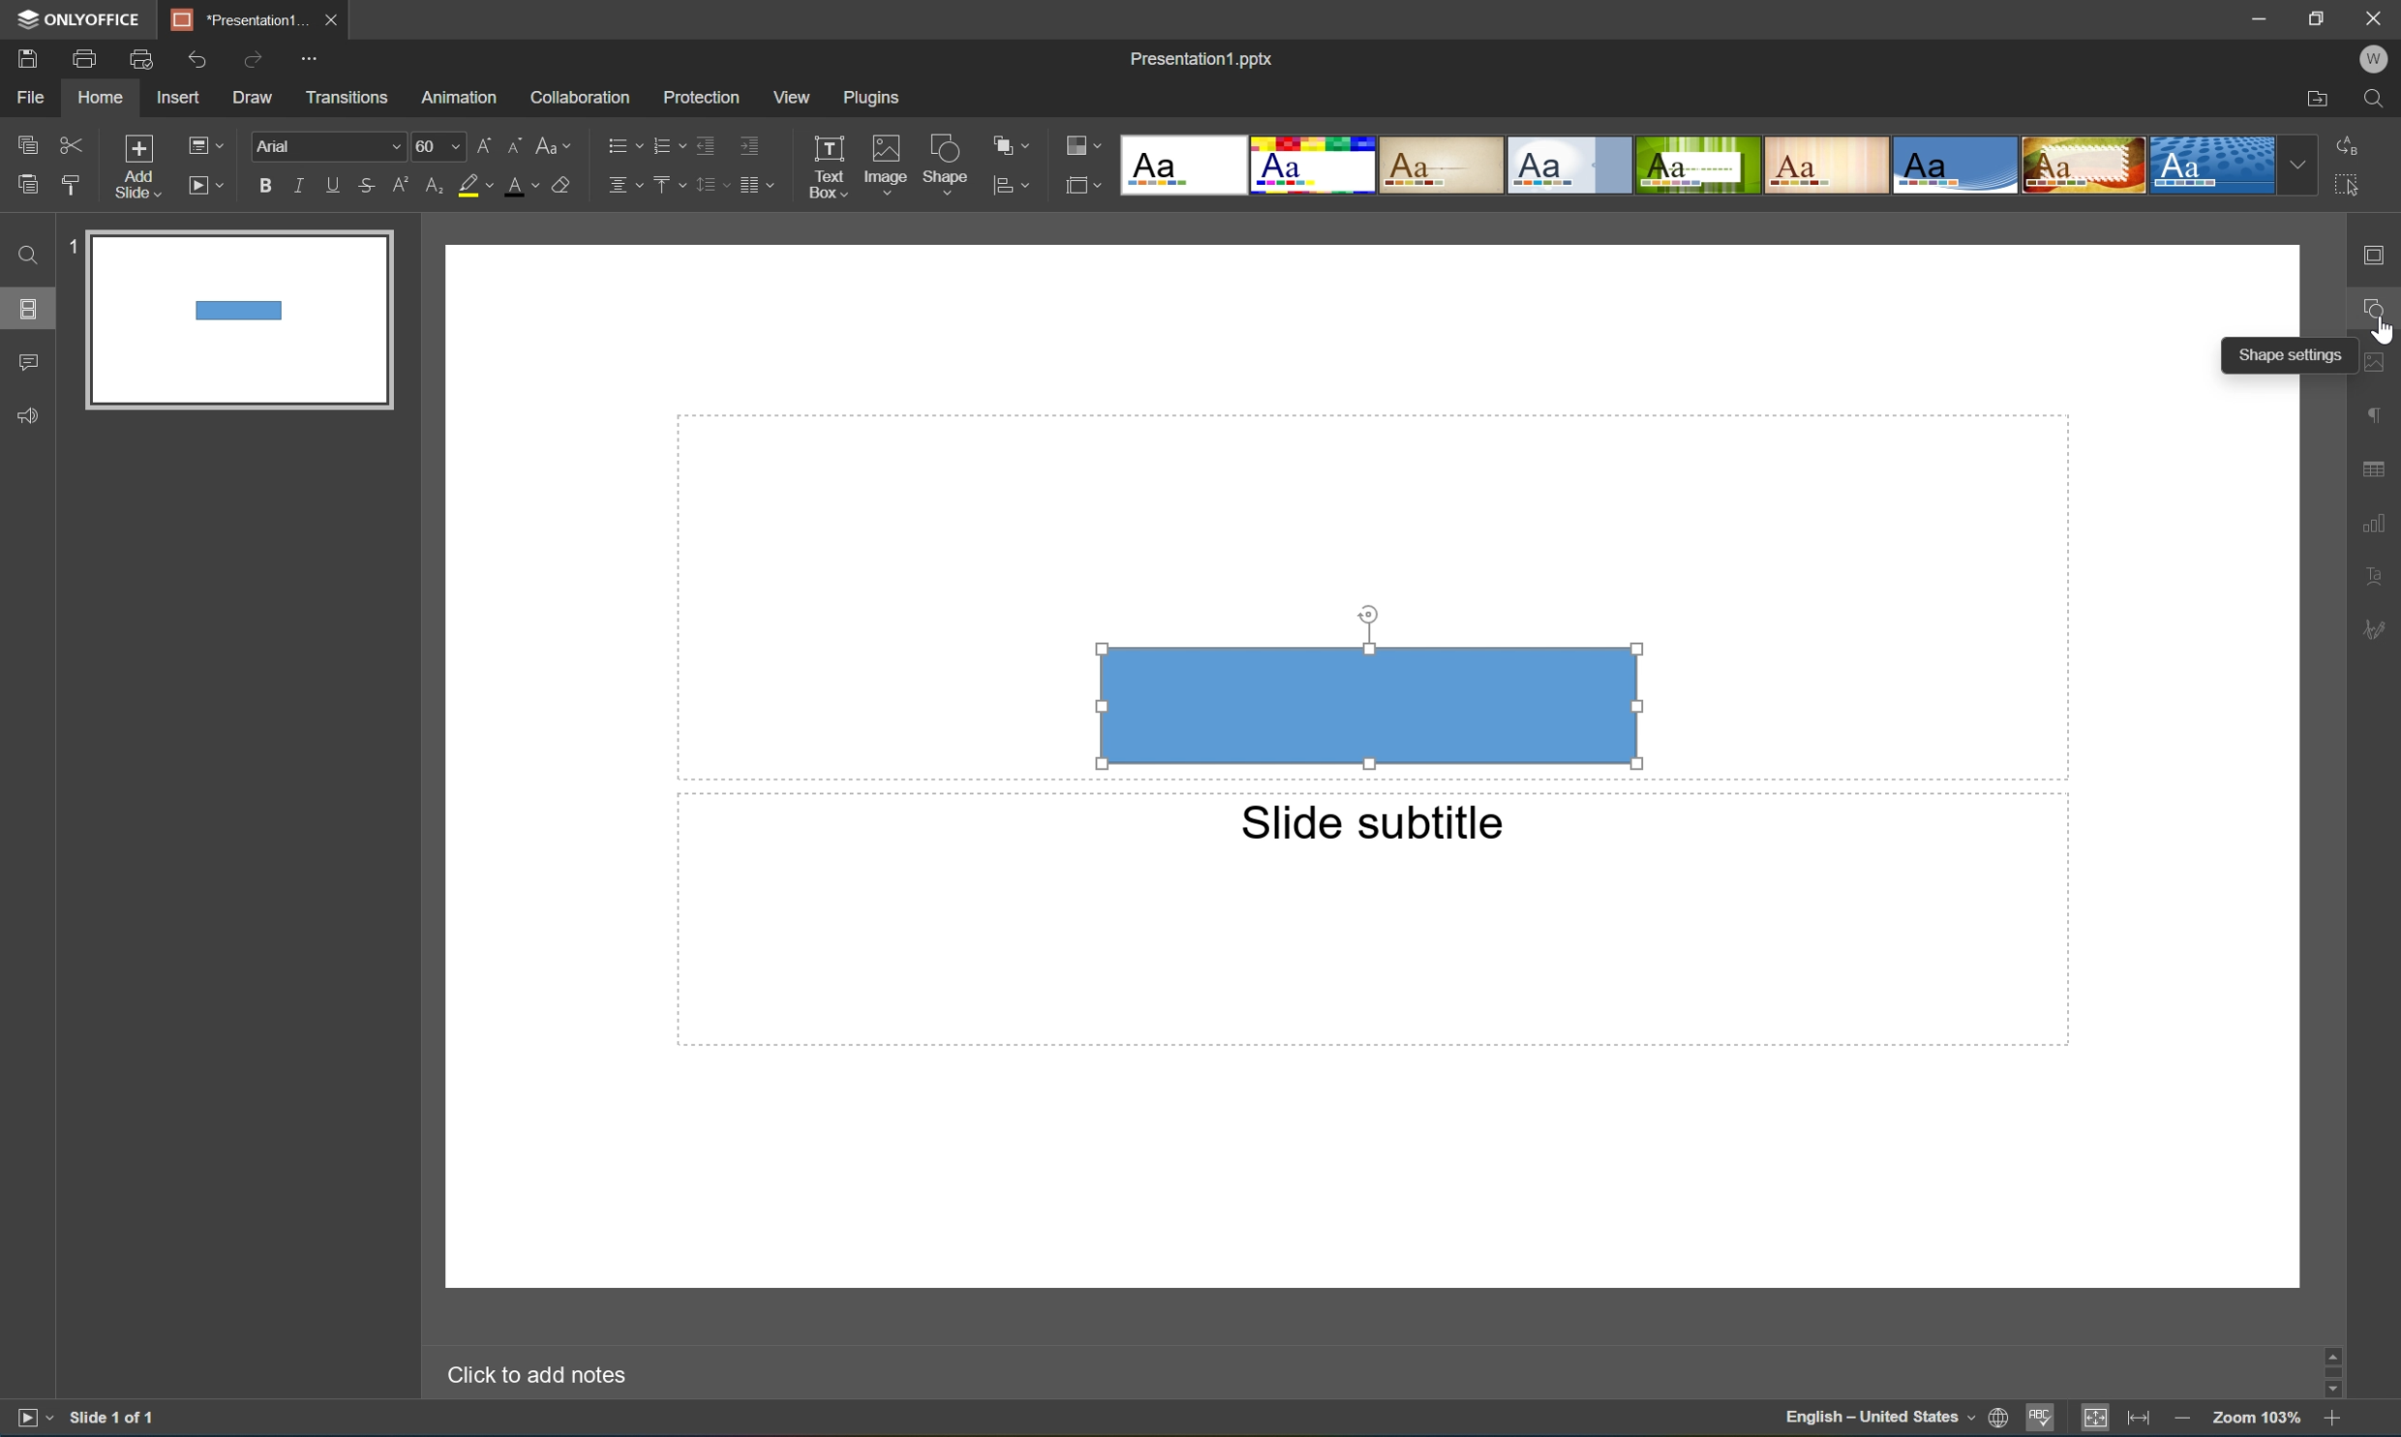  What do you see at coordinates (619, 144) in the screenshot?
I see `Bullets` at bounding box center [619, 144].